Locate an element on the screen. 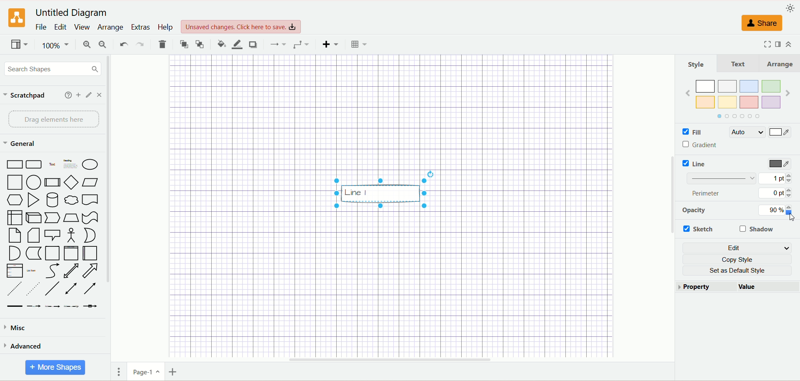 This screenshot has width=800, height=381. format is located at coordinates (778, 45).